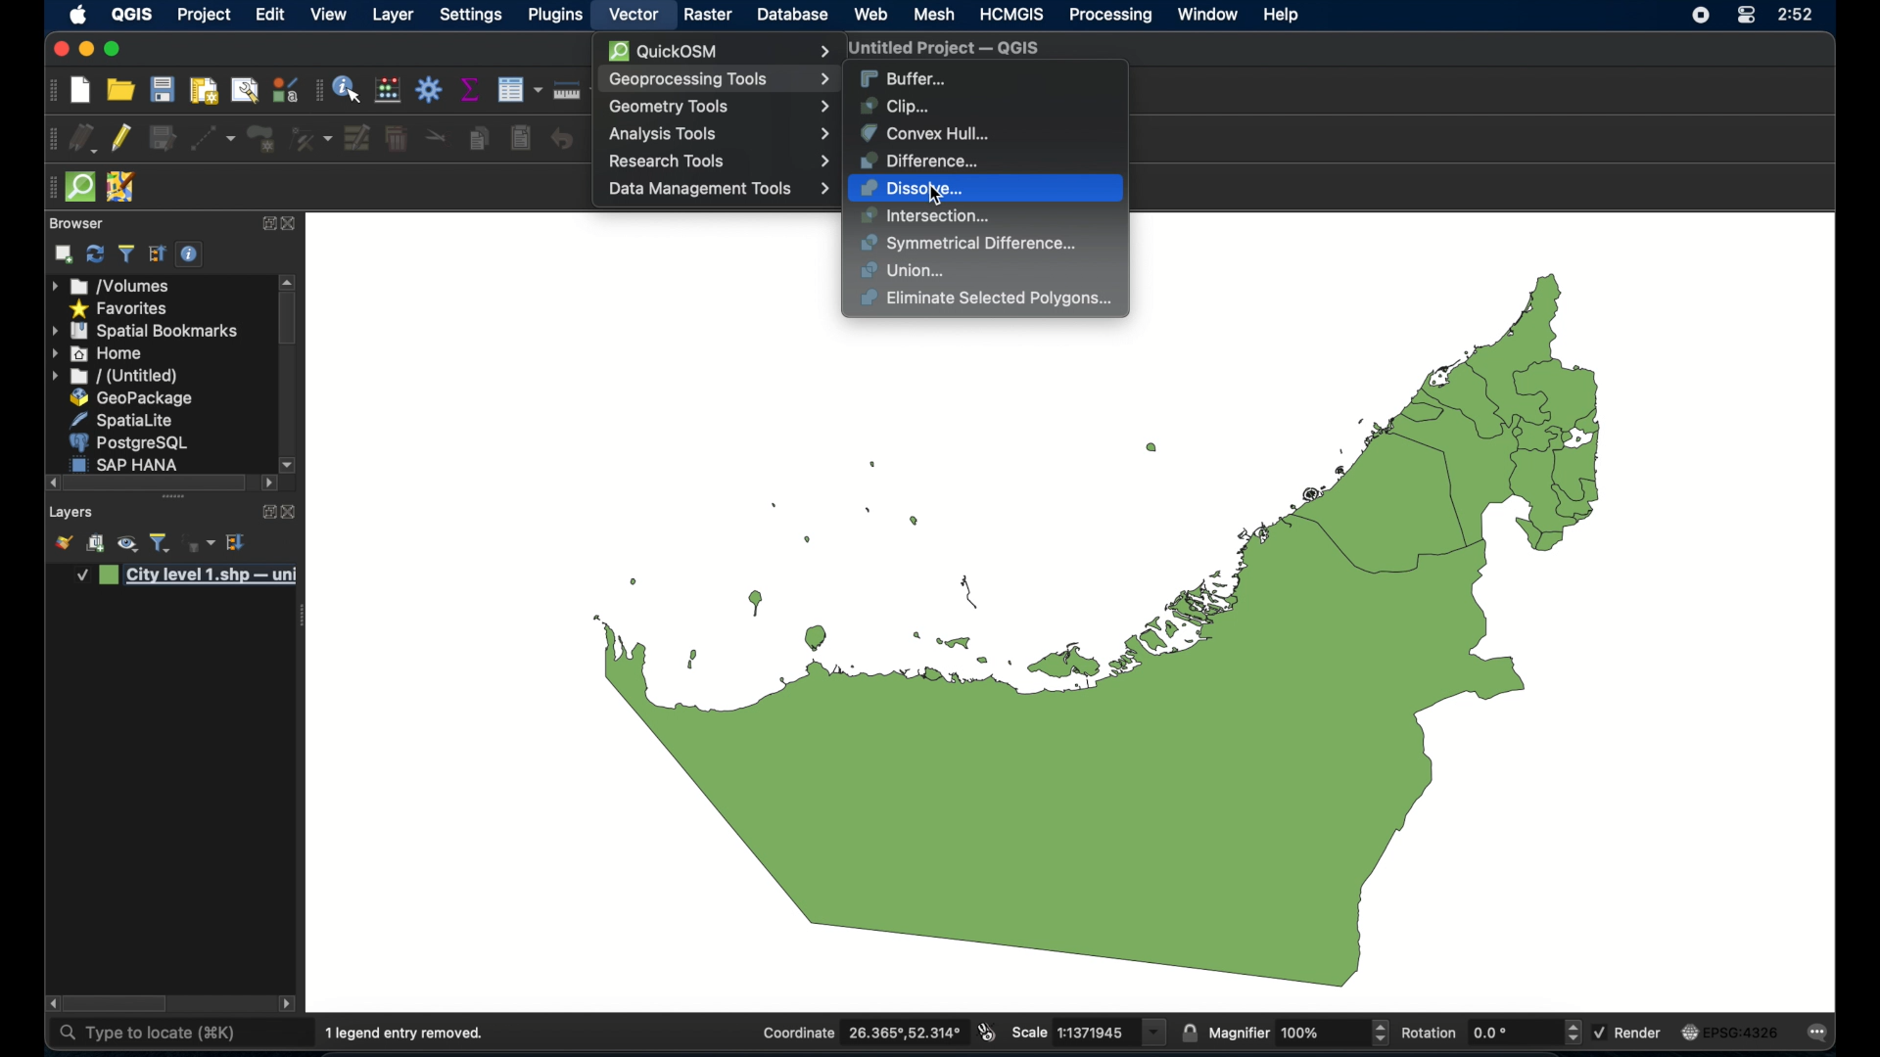 Image resolution: width=1880 pixels, height=1057 pixels. I want to click on scroll box, so click(159, 483).